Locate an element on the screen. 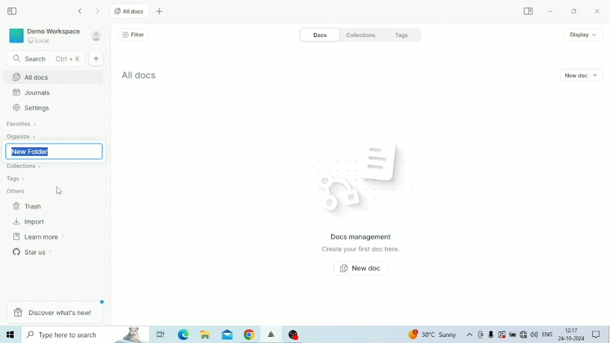  New Folder is located at coordinates (54, 151).